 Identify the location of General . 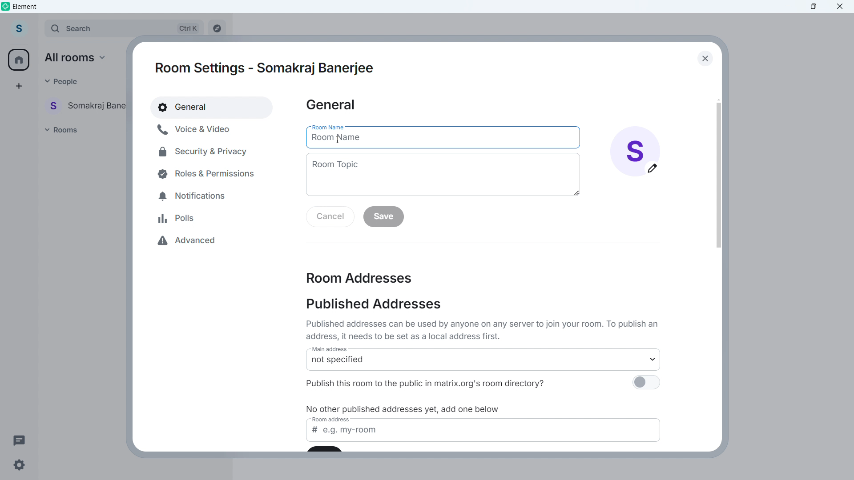
(212, 107).